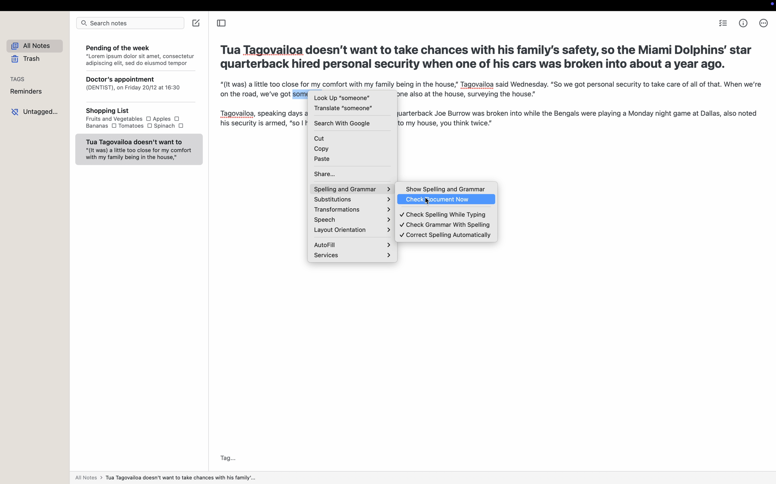 The height and width of the screenshot is (484, 776). I want to click on tags, so click(18, 78).